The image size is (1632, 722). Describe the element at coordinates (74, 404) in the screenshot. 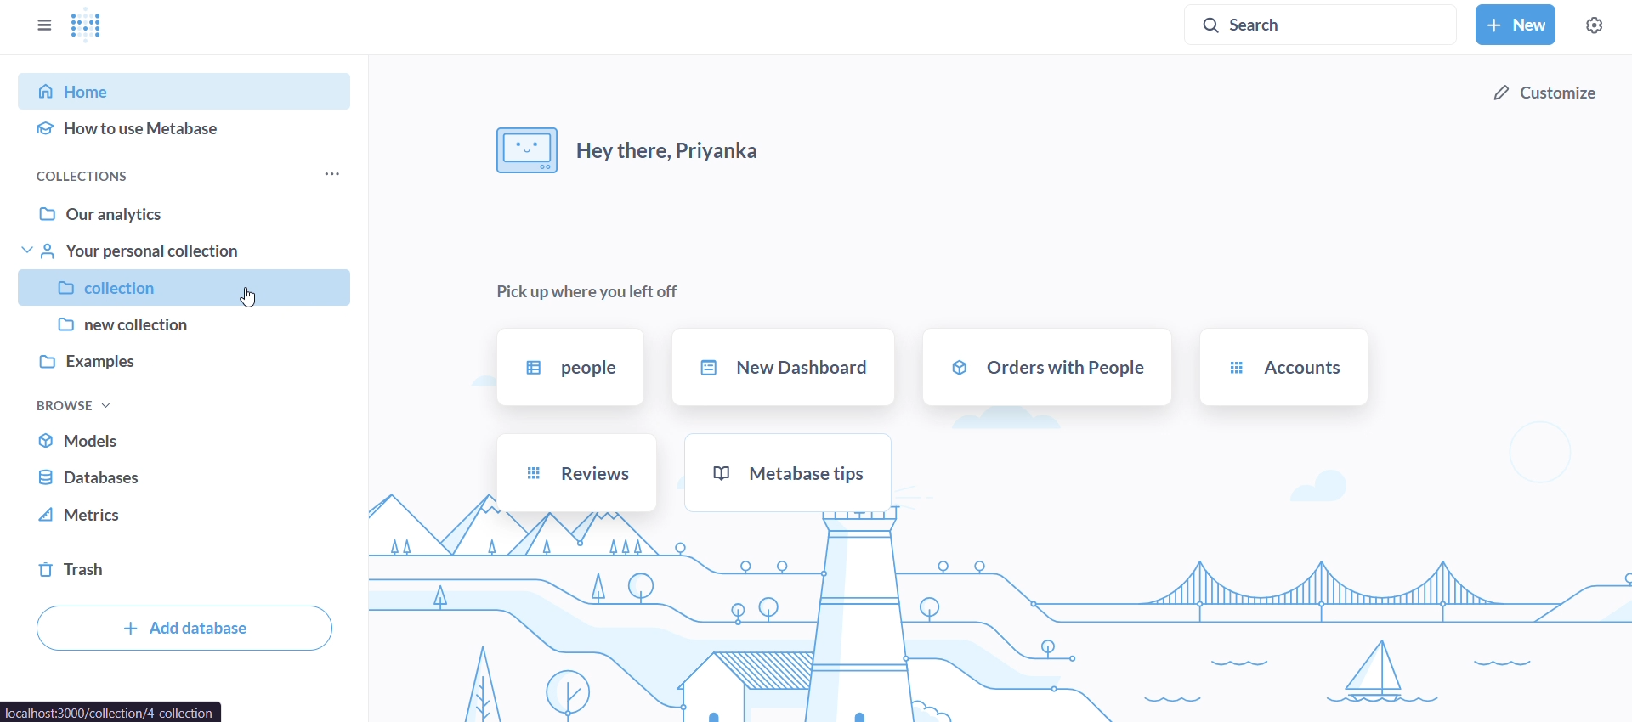

I see `browse` at that location.